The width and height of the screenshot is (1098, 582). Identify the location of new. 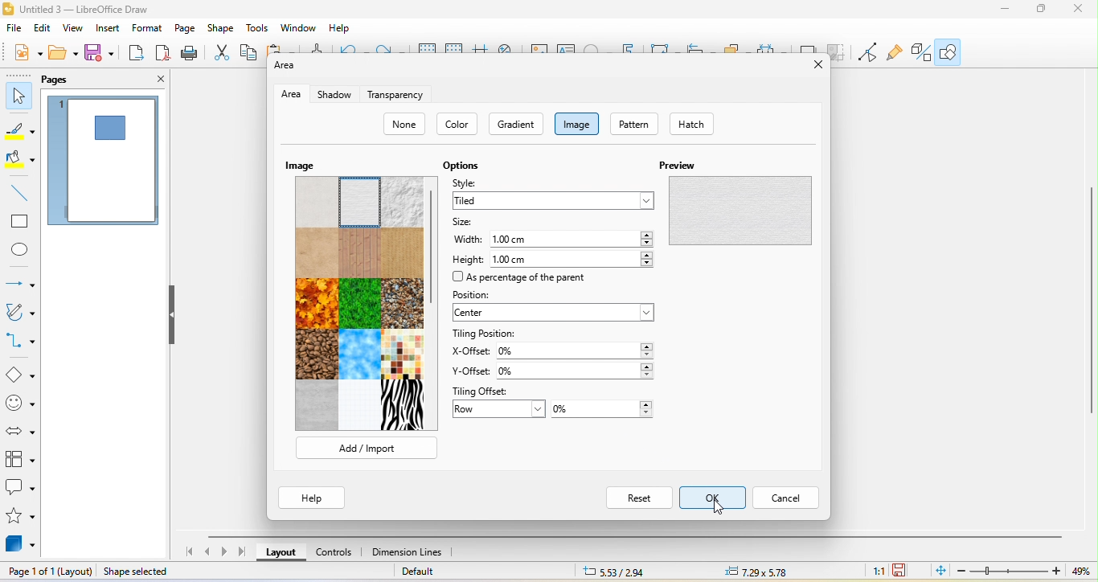
(23, 54).